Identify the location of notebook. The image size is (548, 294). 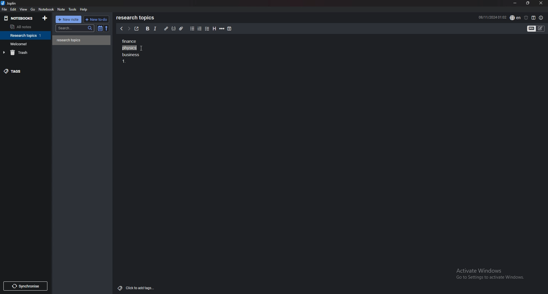
(26, 44).